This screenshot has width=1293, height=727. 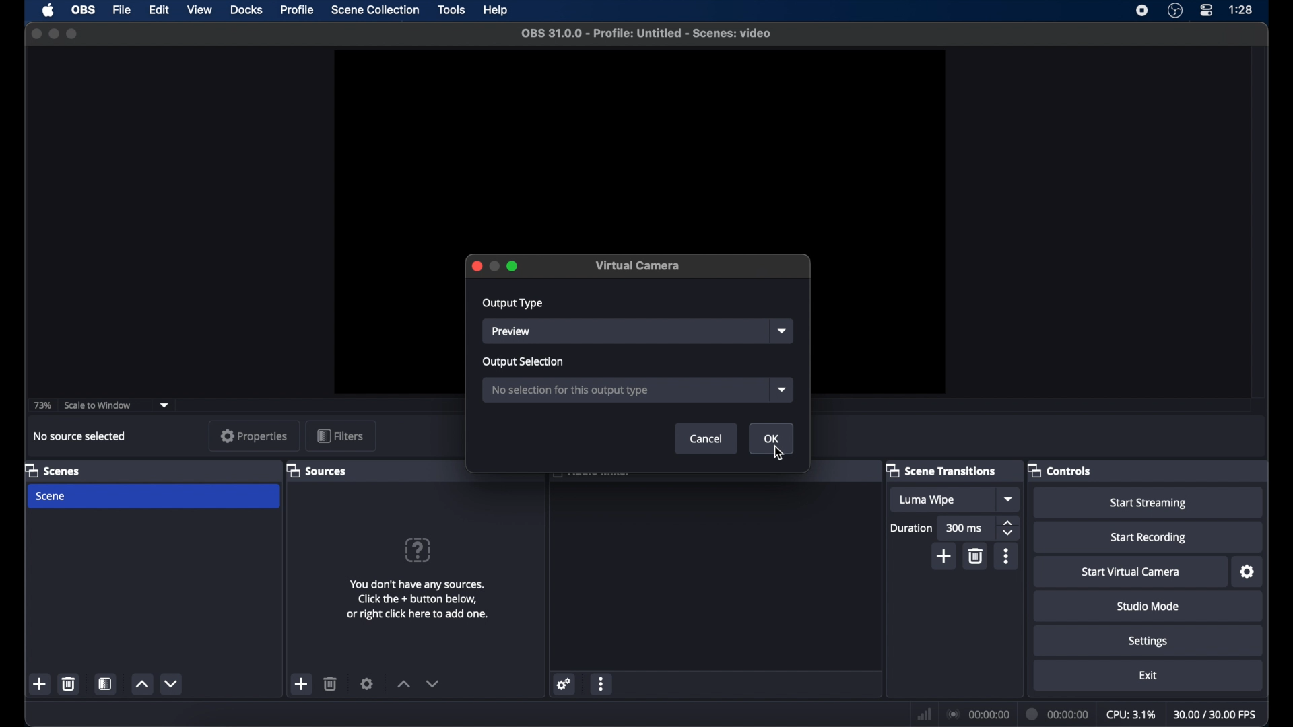 I want to click on file name, so click(x=646, y=34).